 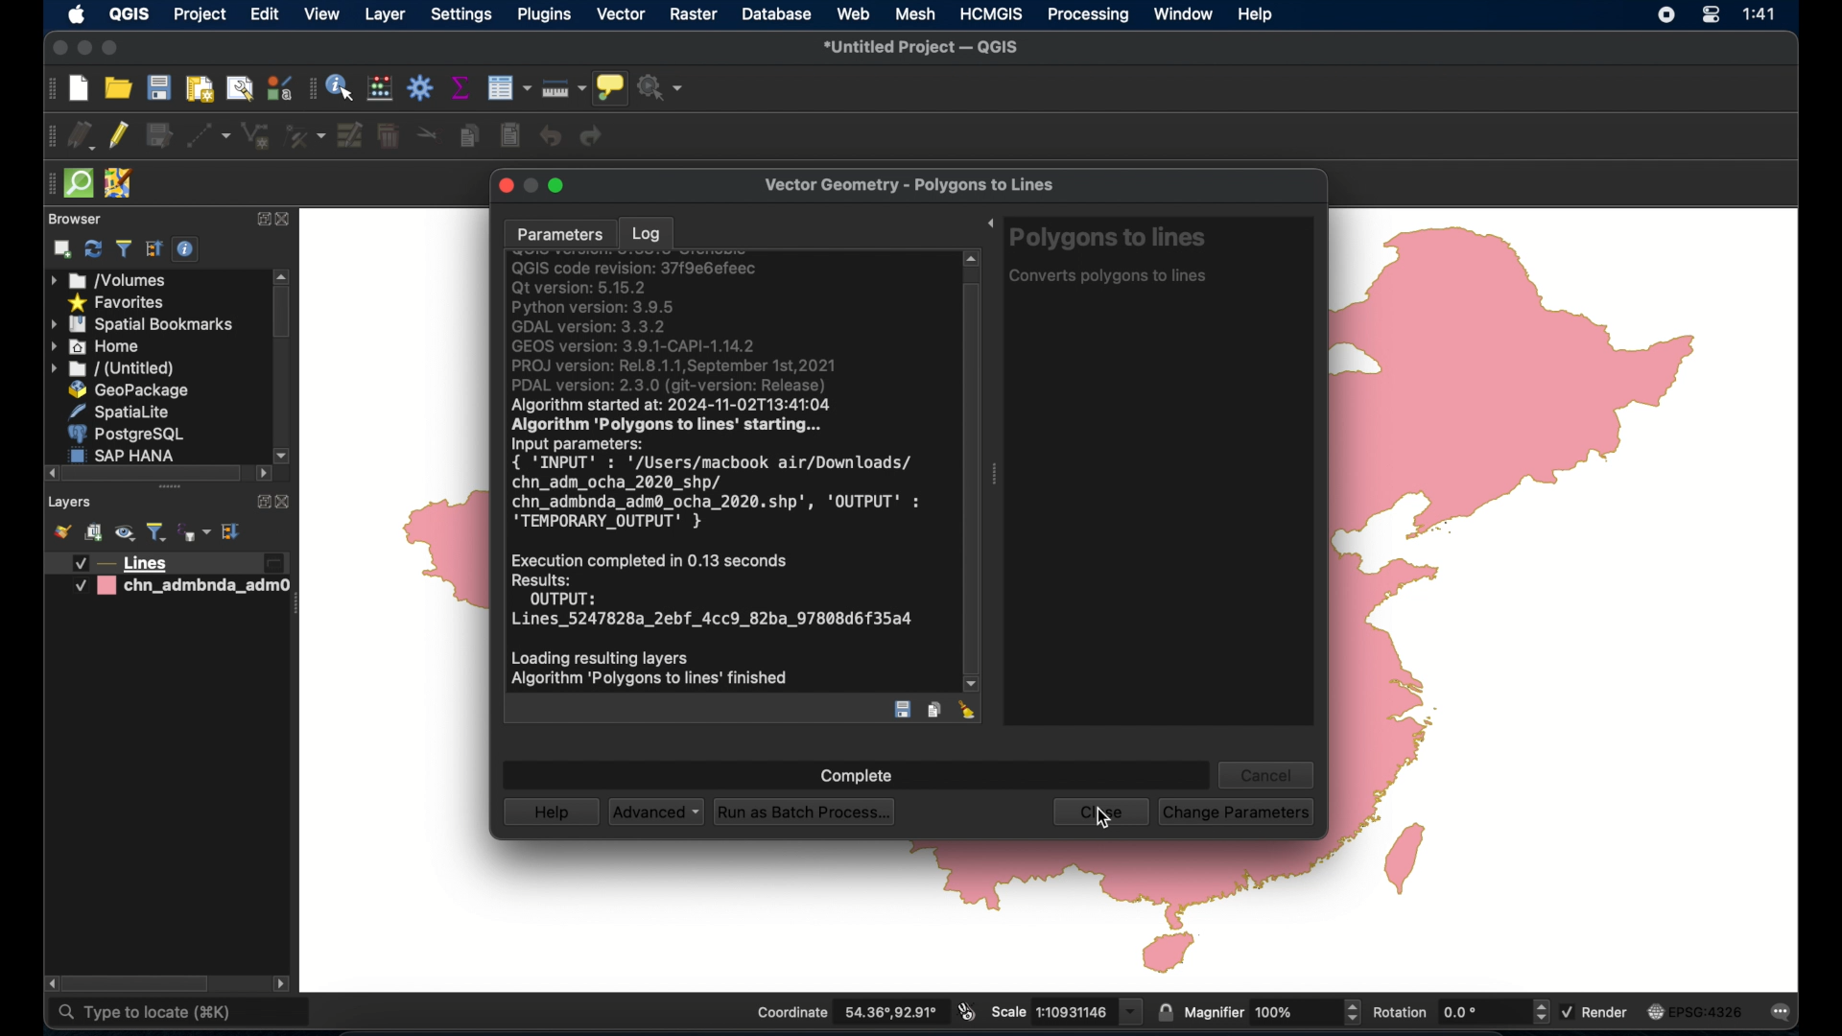 I want to click on expand all, so click(x=154, y=249).